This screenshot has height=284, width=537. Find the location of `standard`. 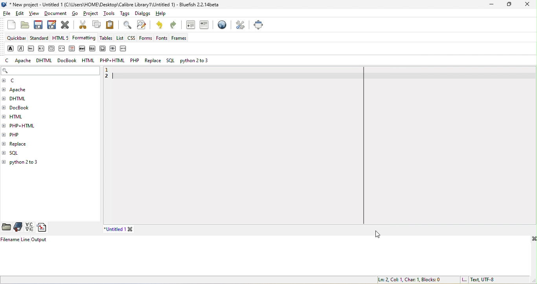

standard is located at coordinates (40, 38).